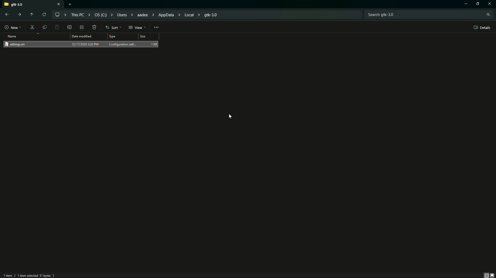  What do you see at coordinates (13, 36) in the screenshot?
I see `Name` at bounding box center [13, 36].